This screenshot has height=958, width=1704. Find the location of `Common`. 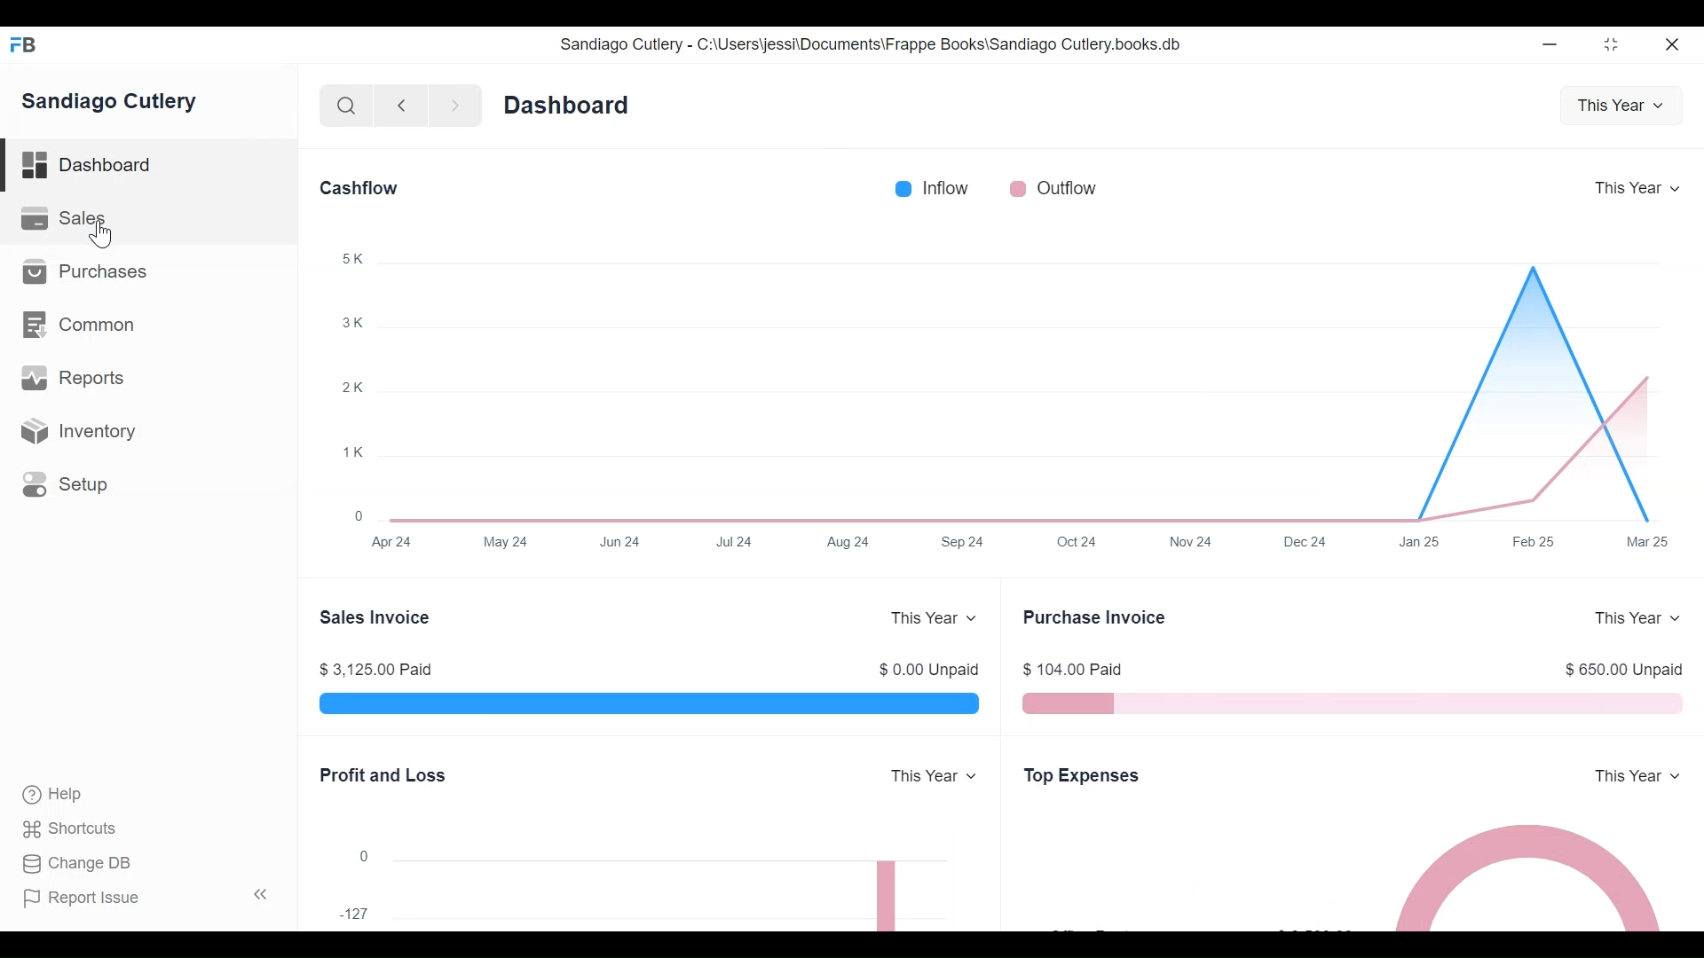

Common is located at coordinates (78, 326).